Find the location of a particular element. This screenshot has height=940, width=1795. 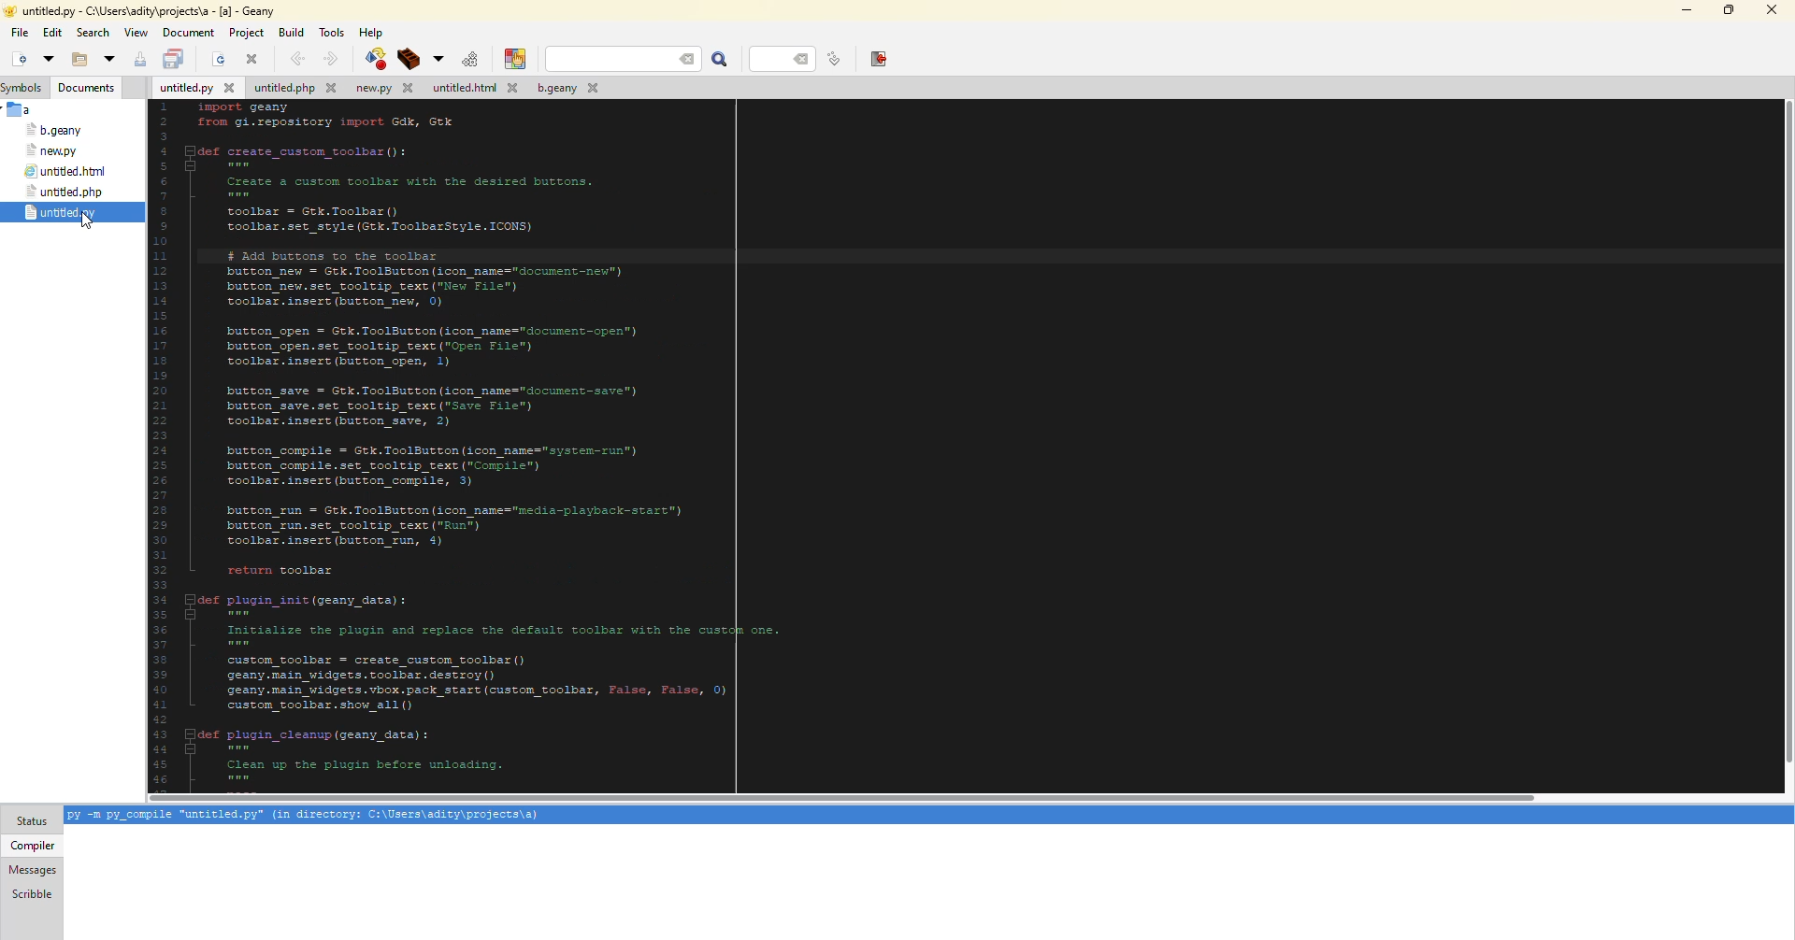

untitled.py is located at coordinates (194, 89).